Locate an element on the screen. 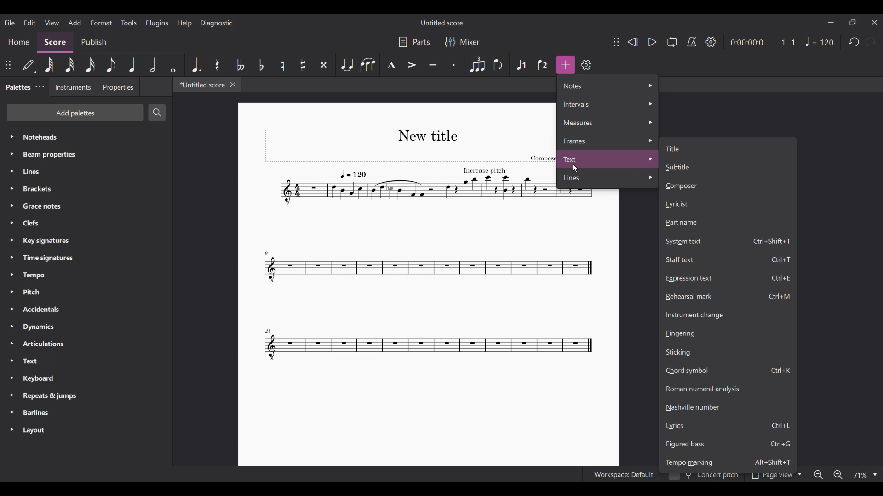 This screenshot has height=496, width=883. Line options is located at coordinates (608, 178).